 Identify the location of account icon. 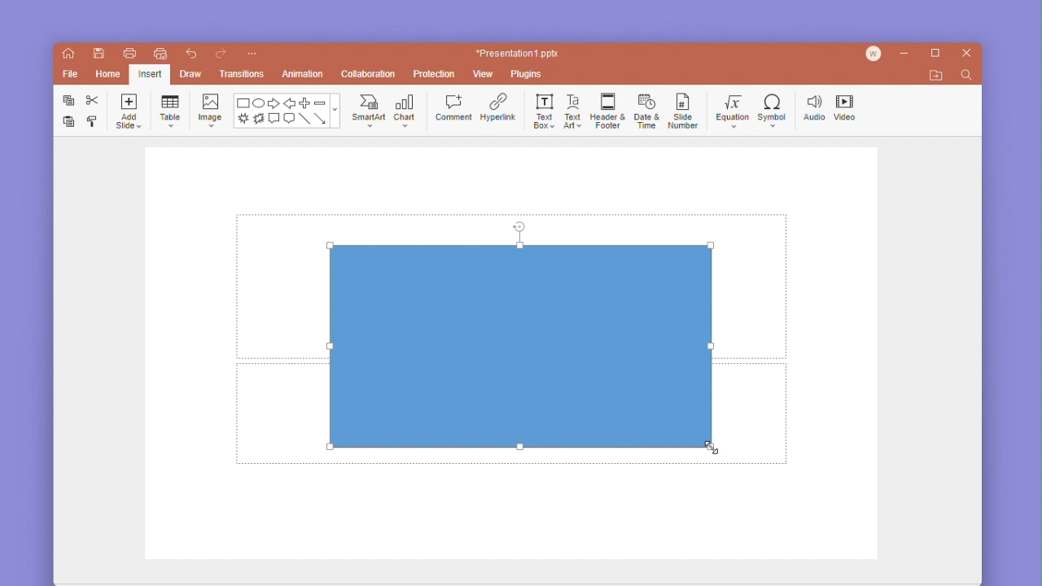
(875, 55).